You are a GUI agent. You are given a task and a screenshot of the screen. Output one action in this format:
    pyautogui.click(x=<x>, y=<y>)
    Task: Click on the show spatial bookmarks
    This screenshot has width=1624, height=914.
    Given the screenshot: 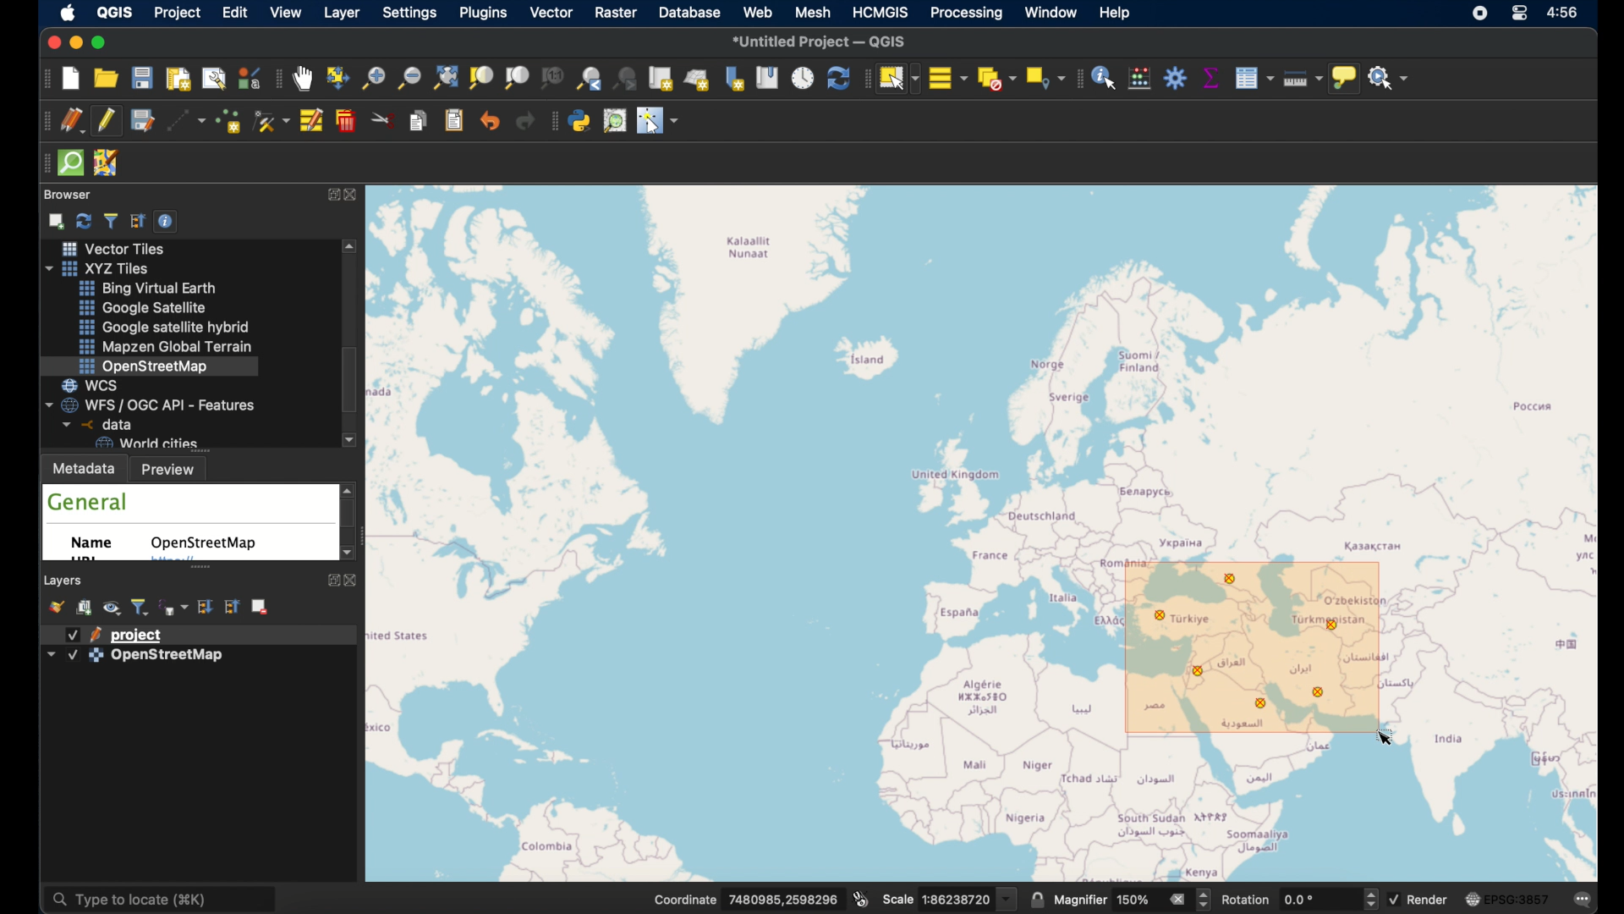 What is the action you would take?
    pyautogui.click(x=768, y=78)
    